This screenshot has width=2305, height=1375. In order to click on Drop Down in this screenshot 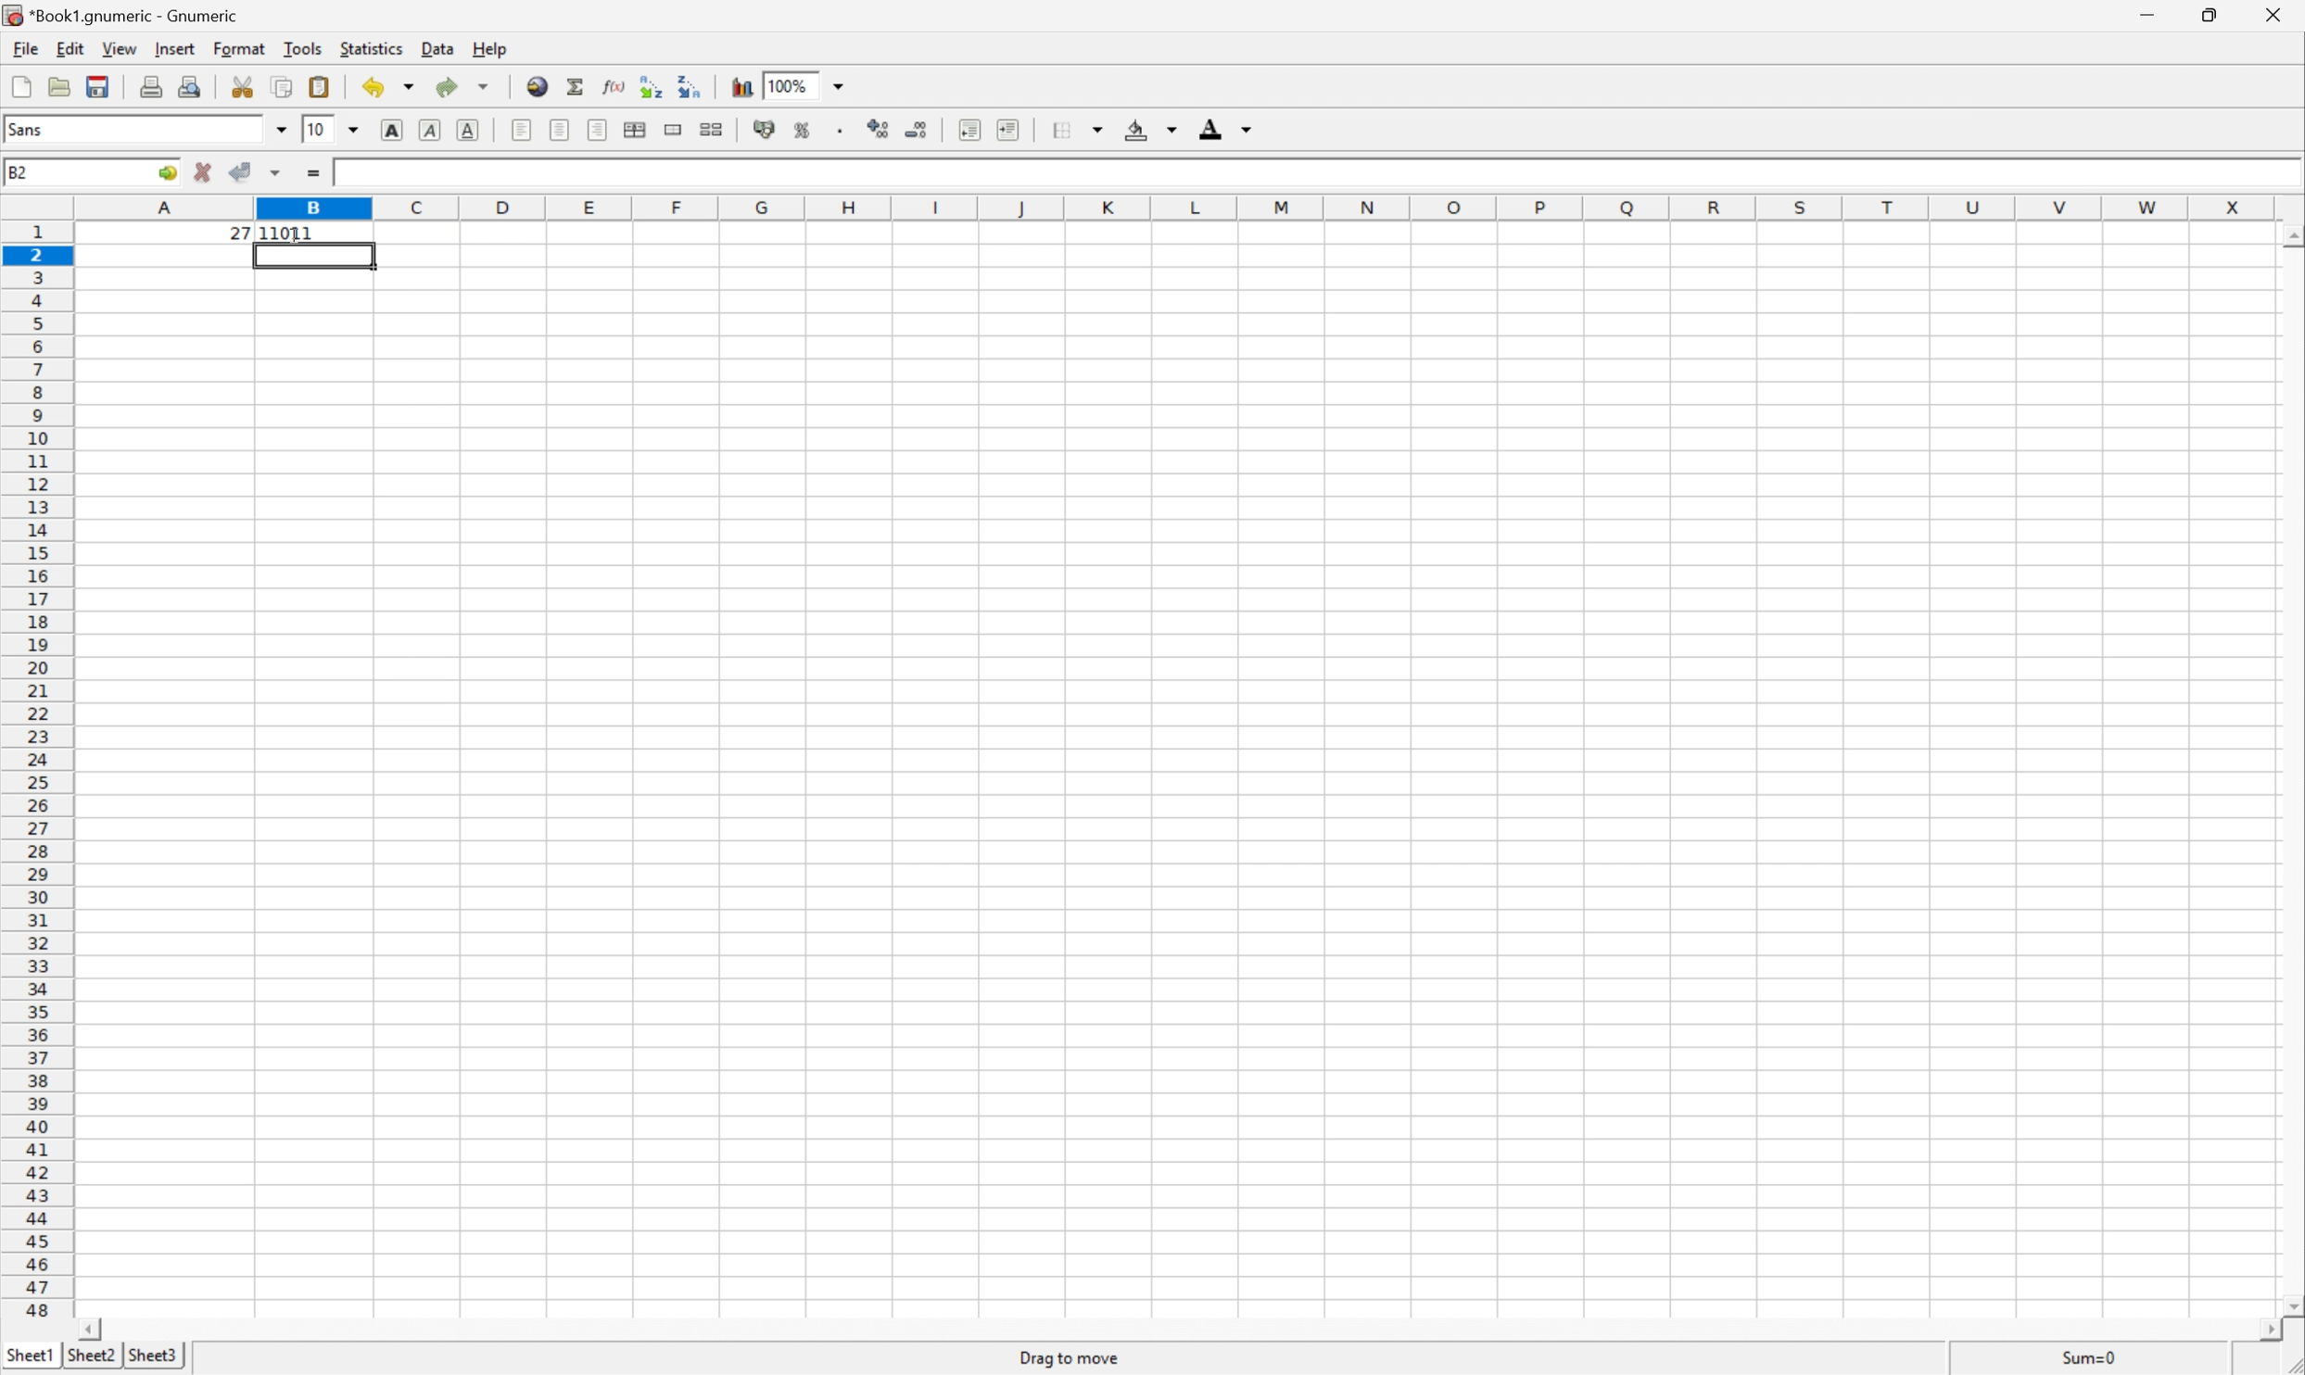, I will do `click(840, 84)`.